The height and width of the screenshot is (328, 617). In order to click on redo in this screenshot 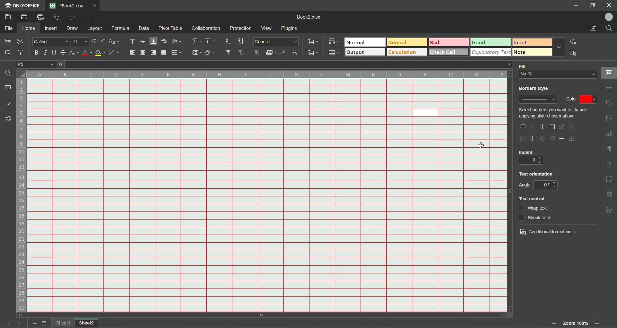, I will do `click(73, 18)`.